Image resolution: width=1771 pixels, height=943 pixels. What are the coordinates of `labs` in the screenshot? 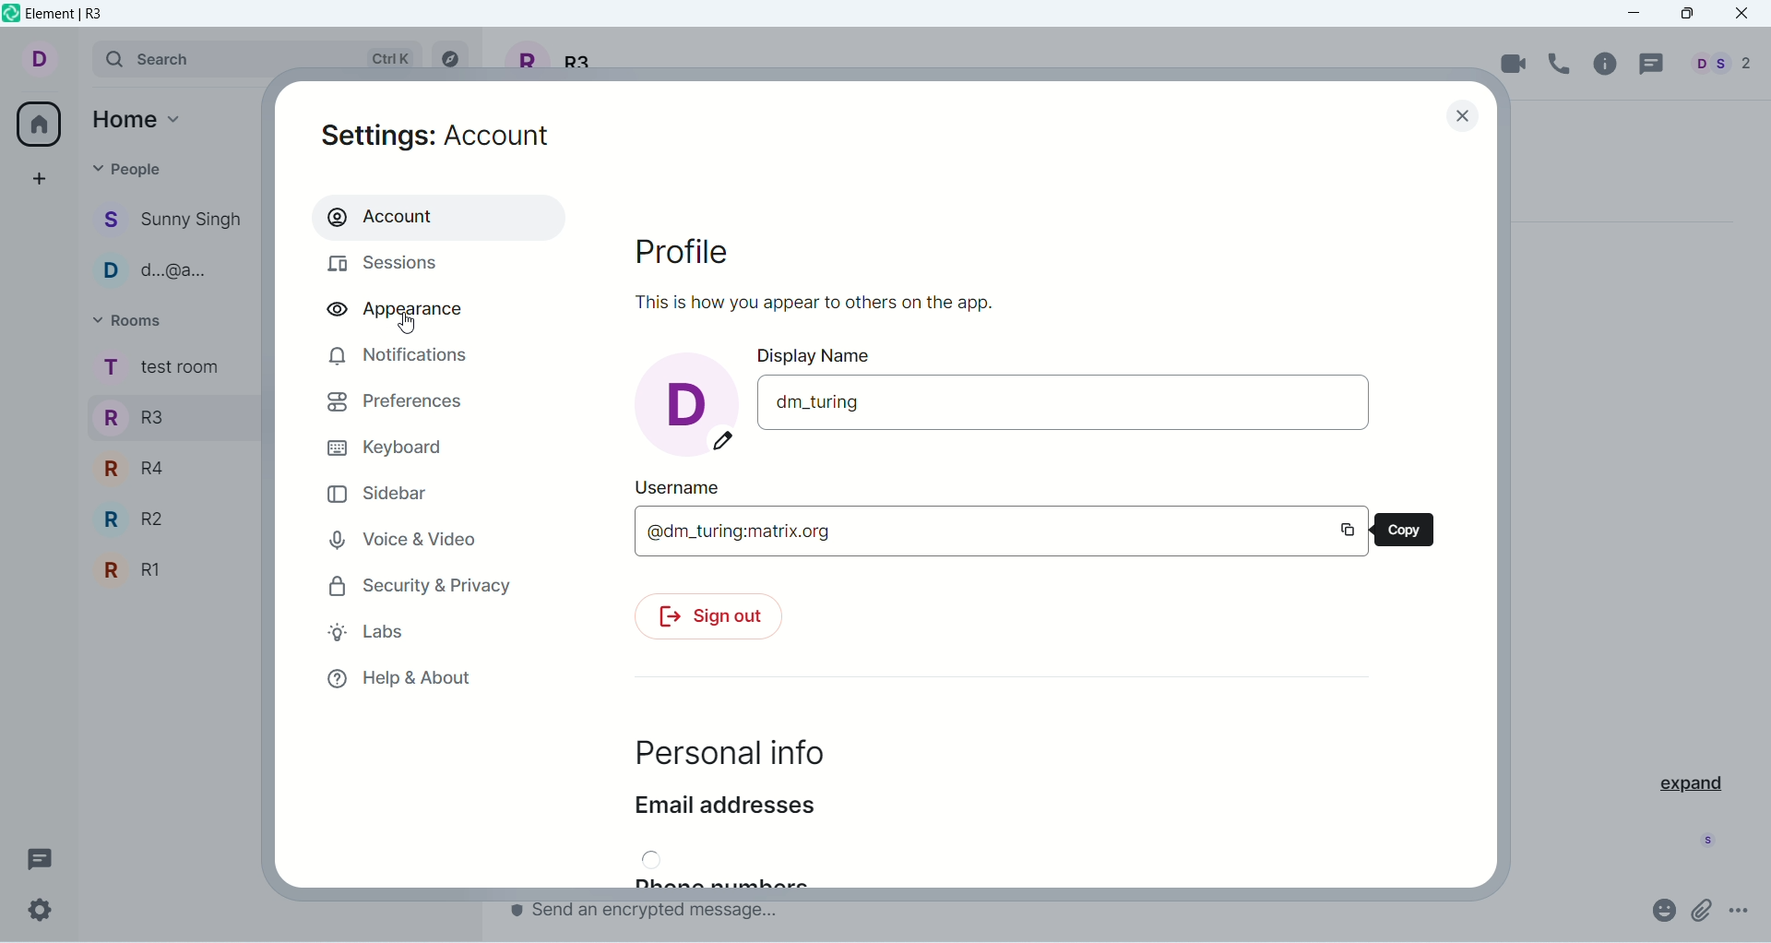 It's located at (375, 635).